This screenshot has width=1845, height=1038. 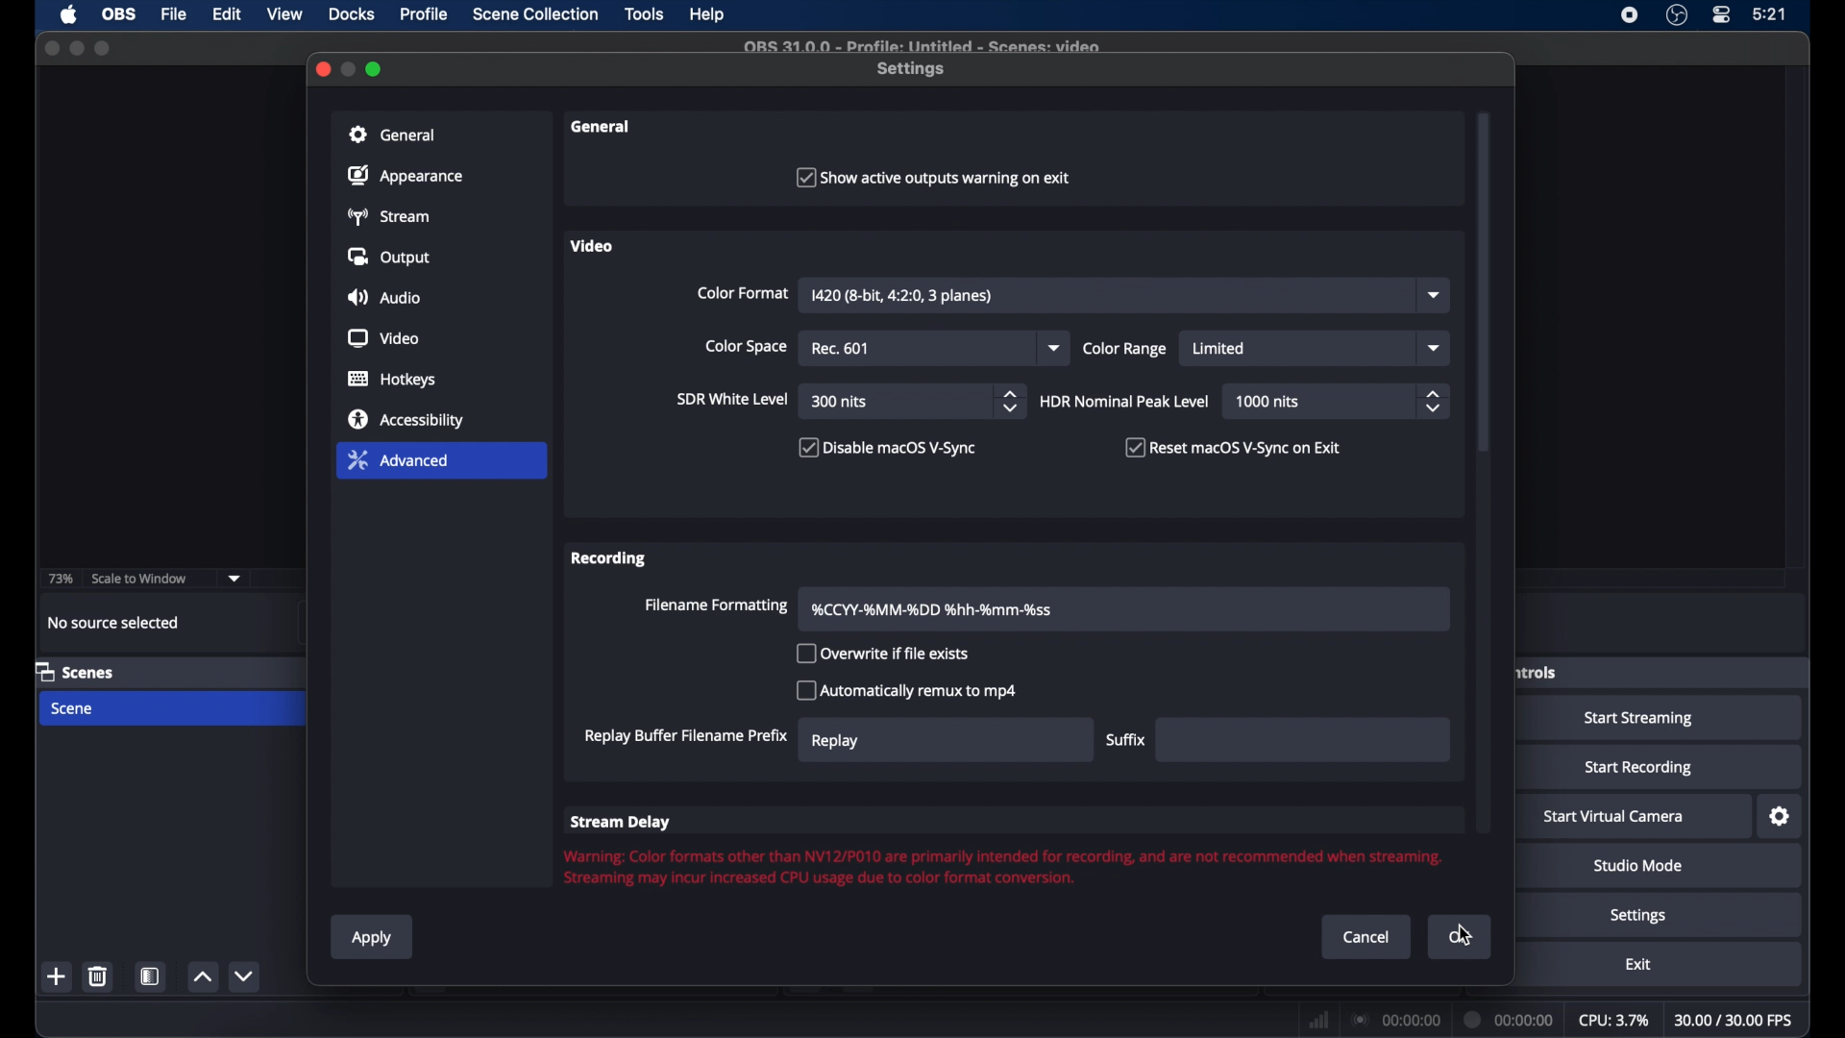 I want to click on maximize, so click(x=103, y=47).